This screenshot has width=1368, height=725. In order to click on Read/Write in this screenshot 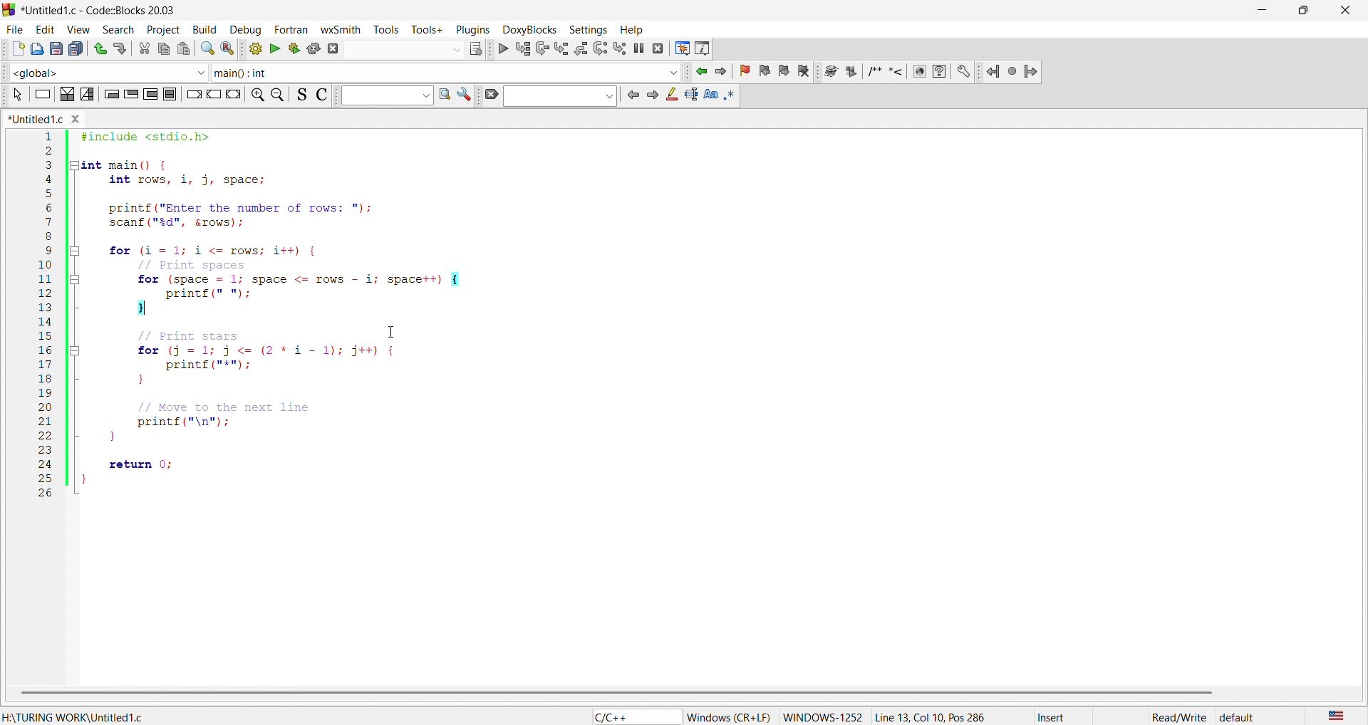, I will do `click(1178, 717)`.